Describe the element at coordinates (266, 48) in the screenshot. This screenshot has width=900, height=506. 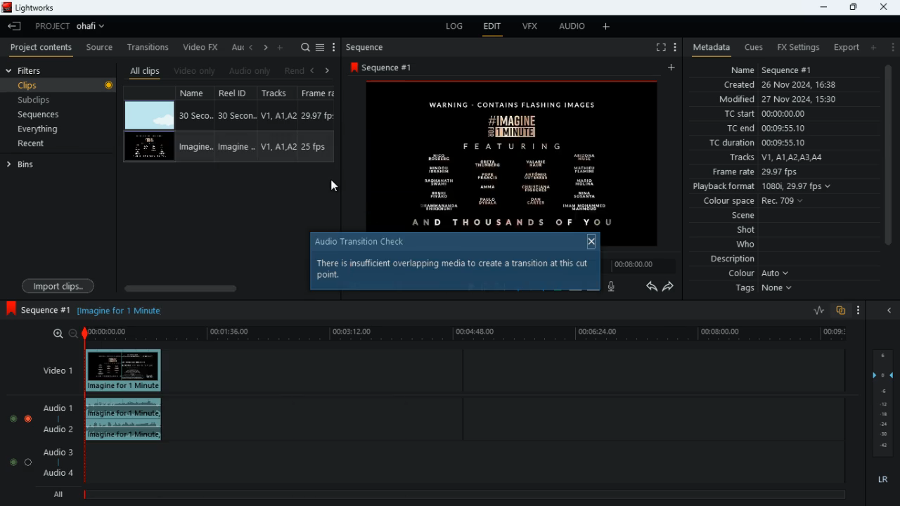
I see `right` at that location.